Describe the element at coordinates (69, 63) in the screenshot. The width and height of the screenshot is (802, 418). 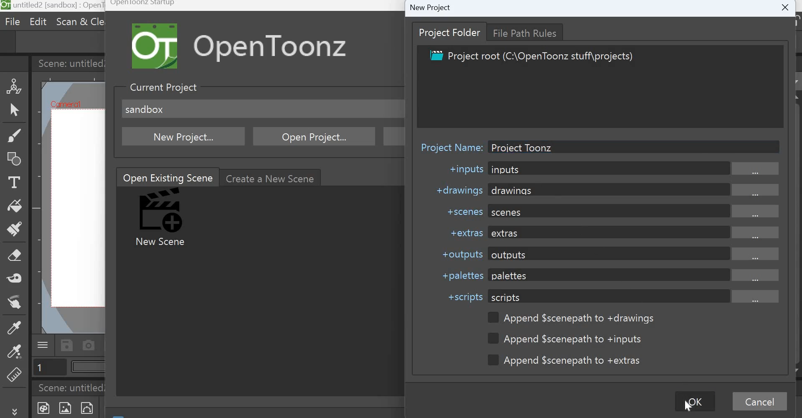
I see `Scene: untitled2` at that location.